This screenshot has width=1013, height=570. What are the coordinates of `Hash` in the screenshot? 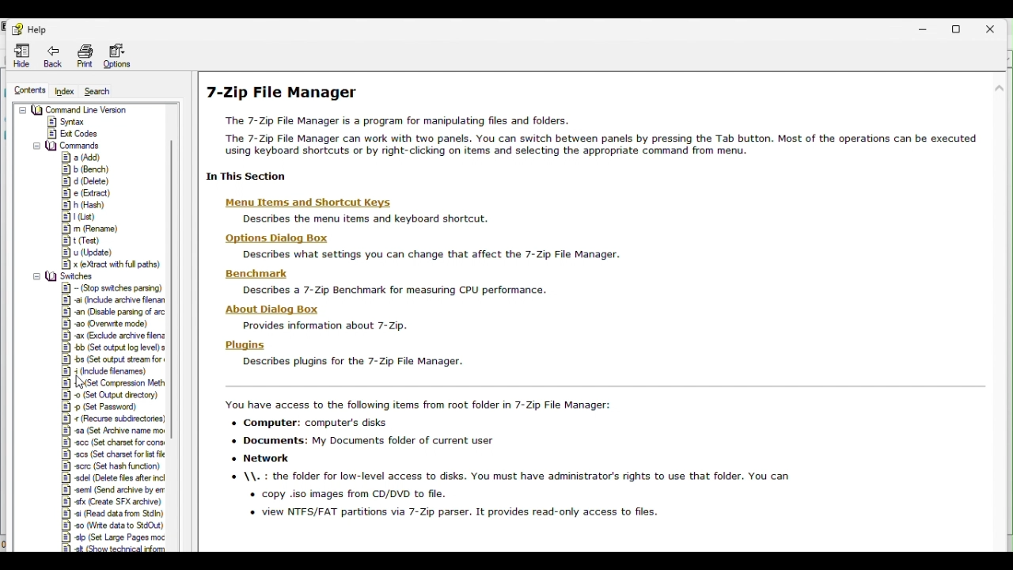 It's located at (84, 206).